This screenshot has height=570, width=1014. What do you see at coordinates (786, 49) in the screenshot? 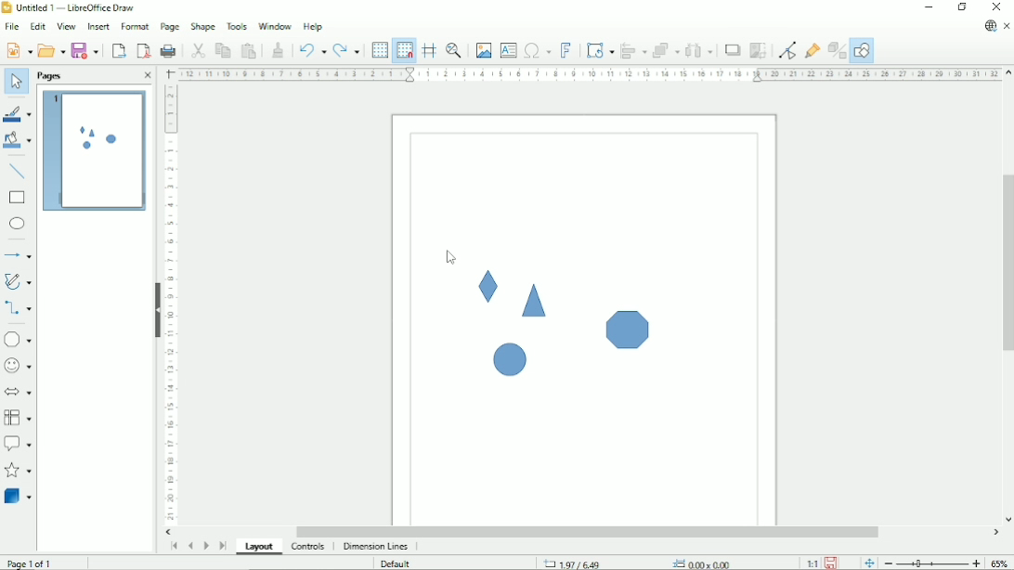
I see `Toggle point edit mode` at bounding box center [786, 49].